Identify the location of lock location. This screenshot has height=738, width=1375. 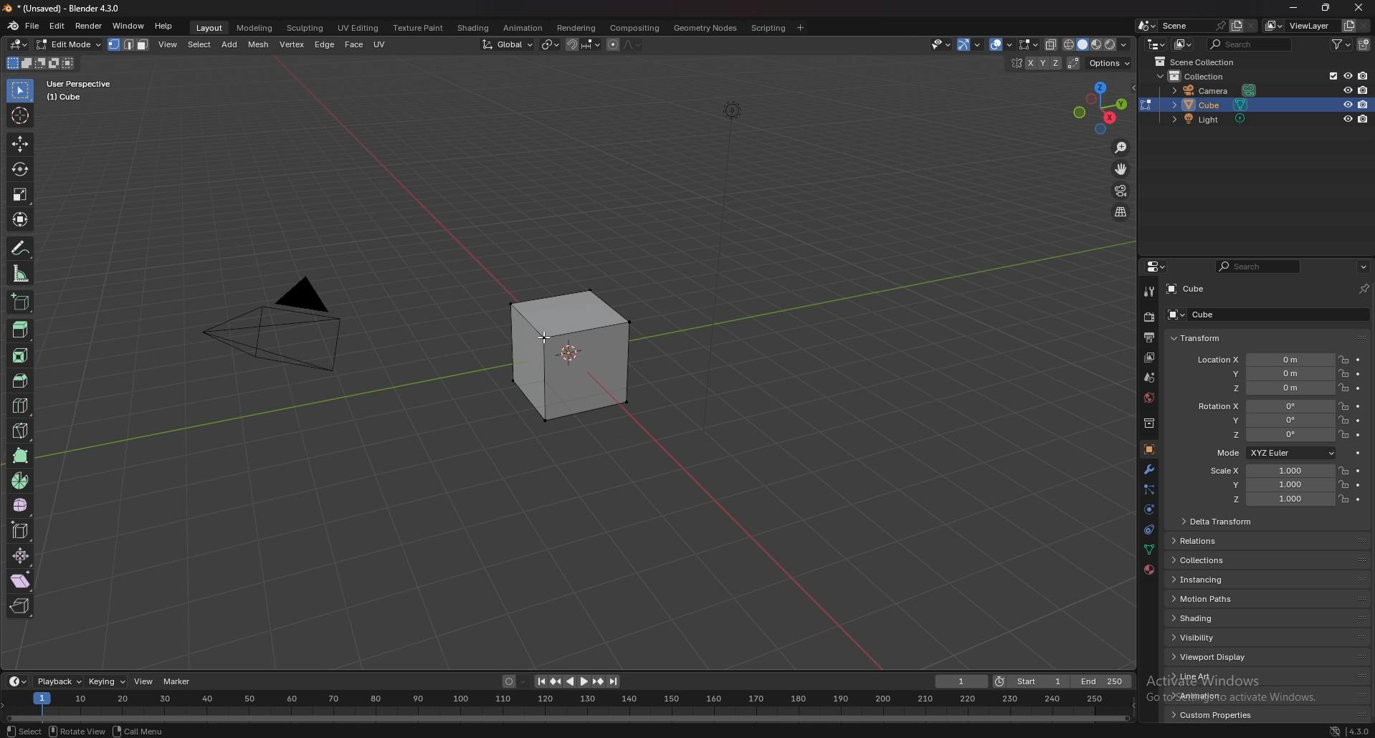
(1345, 406).